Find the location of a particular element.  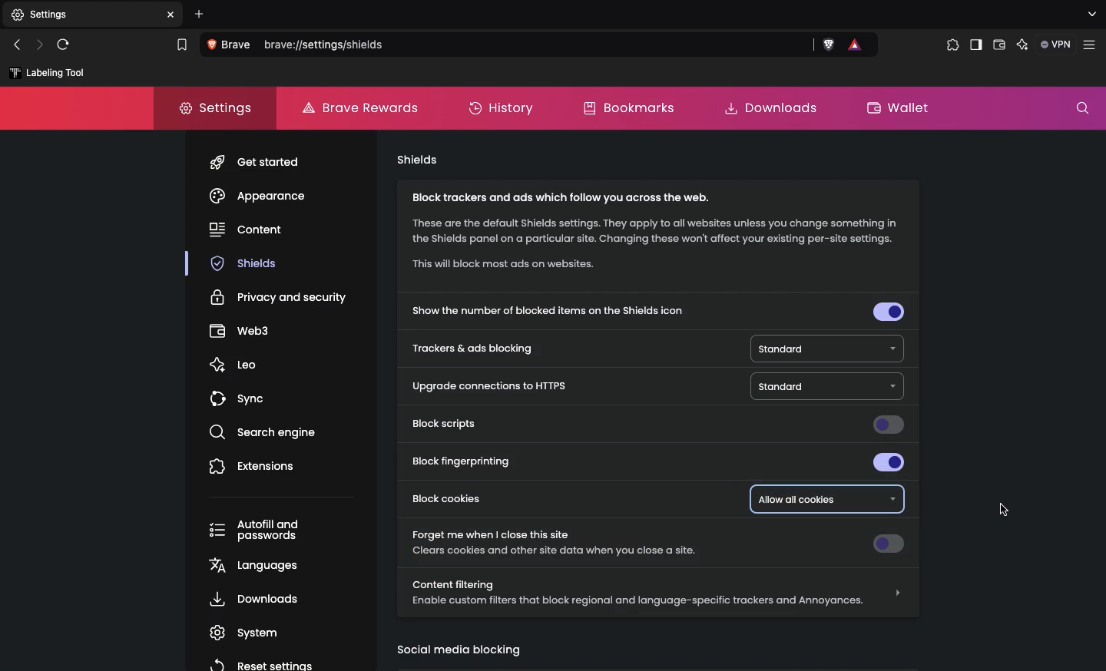

Standard is located at coordinates (823, 348).